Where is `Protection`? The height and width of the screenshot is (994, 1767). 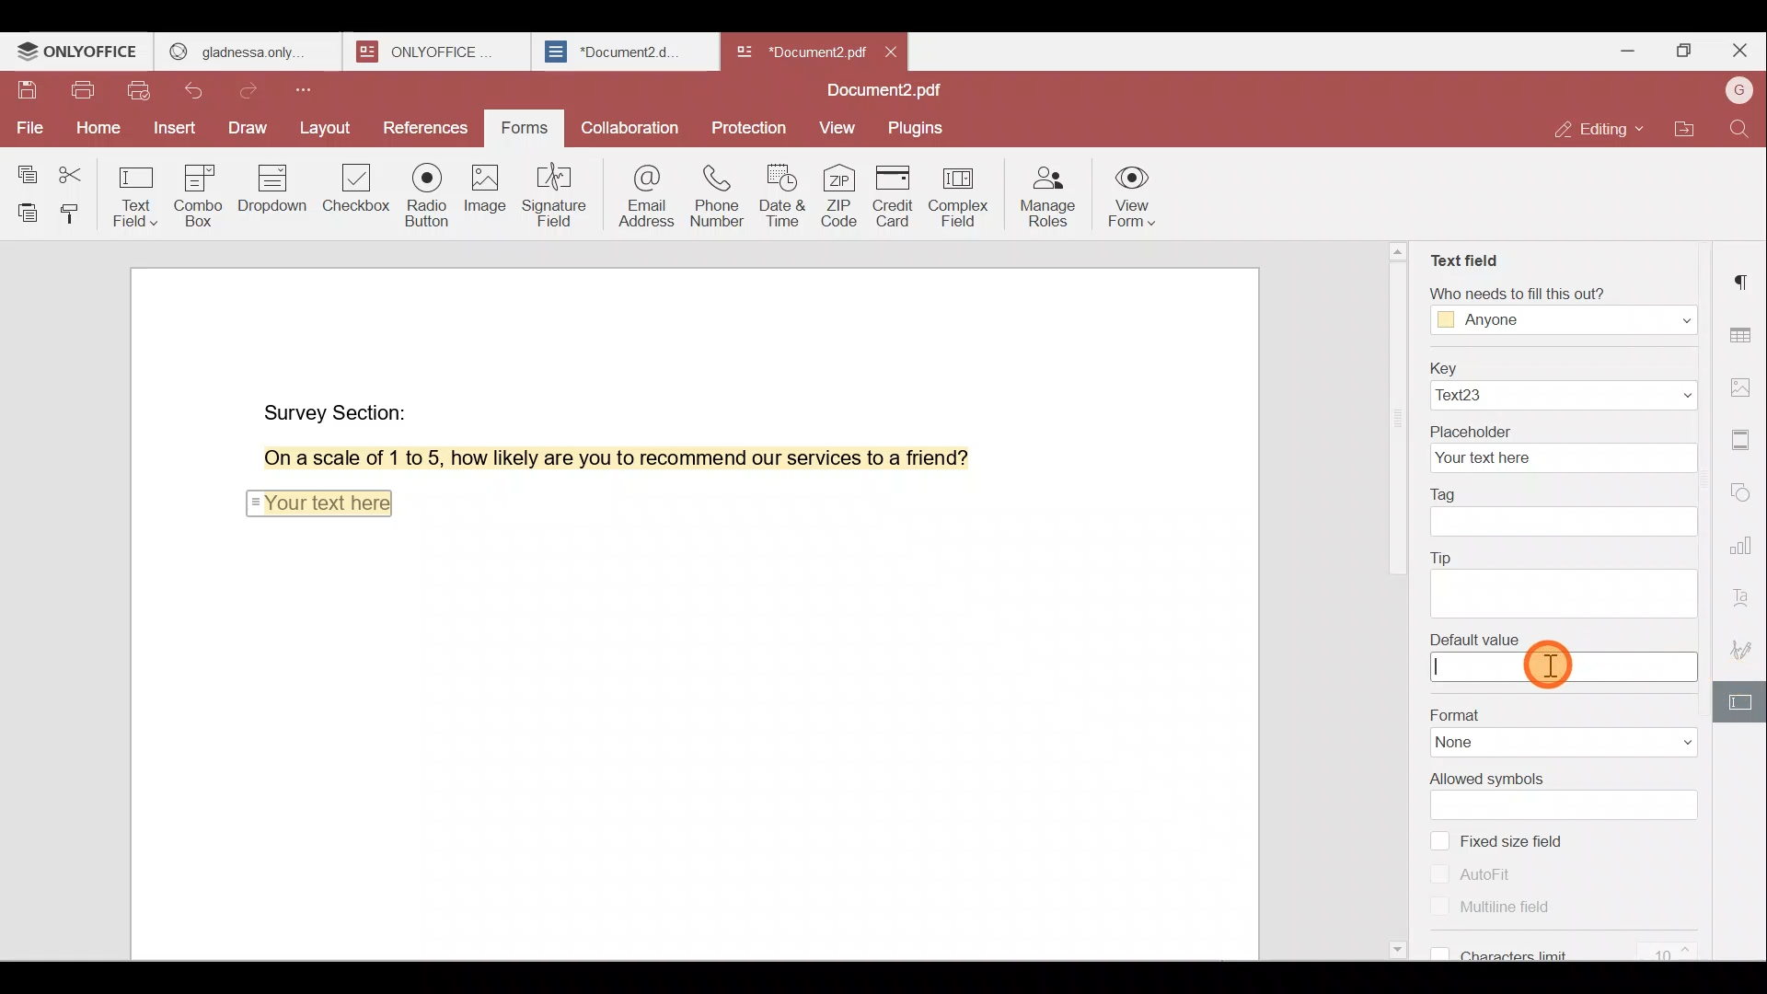 Protection is located at coordinates (753, 122).